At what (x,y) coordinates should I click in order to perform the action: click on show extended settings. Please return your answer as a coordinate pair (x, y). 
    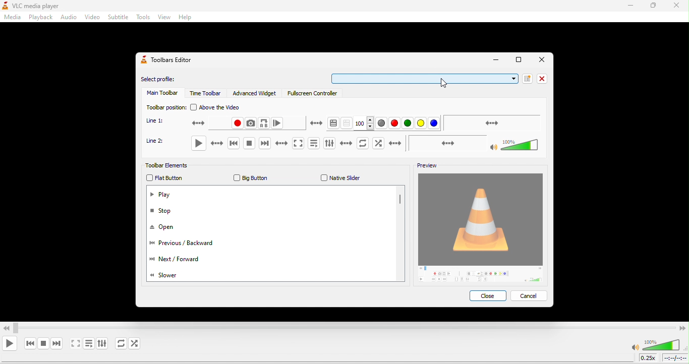
    Looking at the image, I should click on (337, 142).